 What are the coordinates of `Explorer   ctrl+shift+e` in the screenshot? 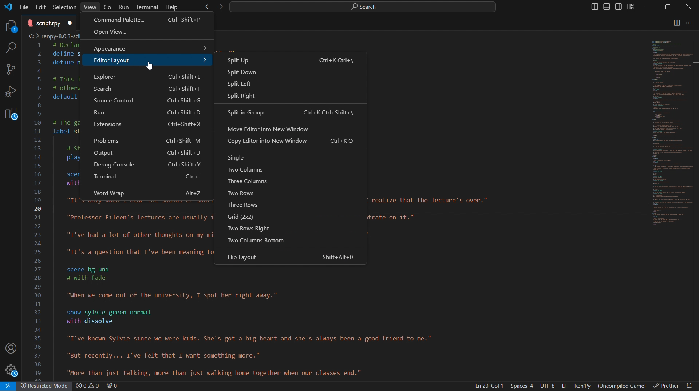 It's located at (145, 76).